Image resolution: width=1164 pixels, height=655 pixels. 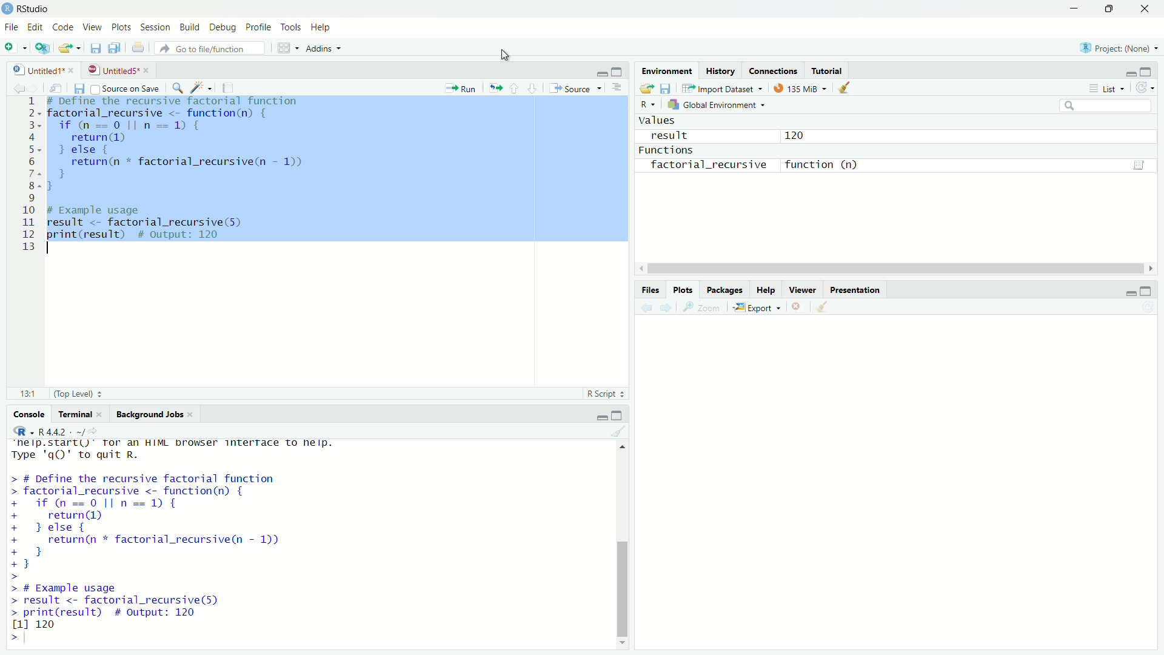 What do you see at coordinates (1154, 265) in the screenshot?
I see `Right` at bounding box center [1154, 265].